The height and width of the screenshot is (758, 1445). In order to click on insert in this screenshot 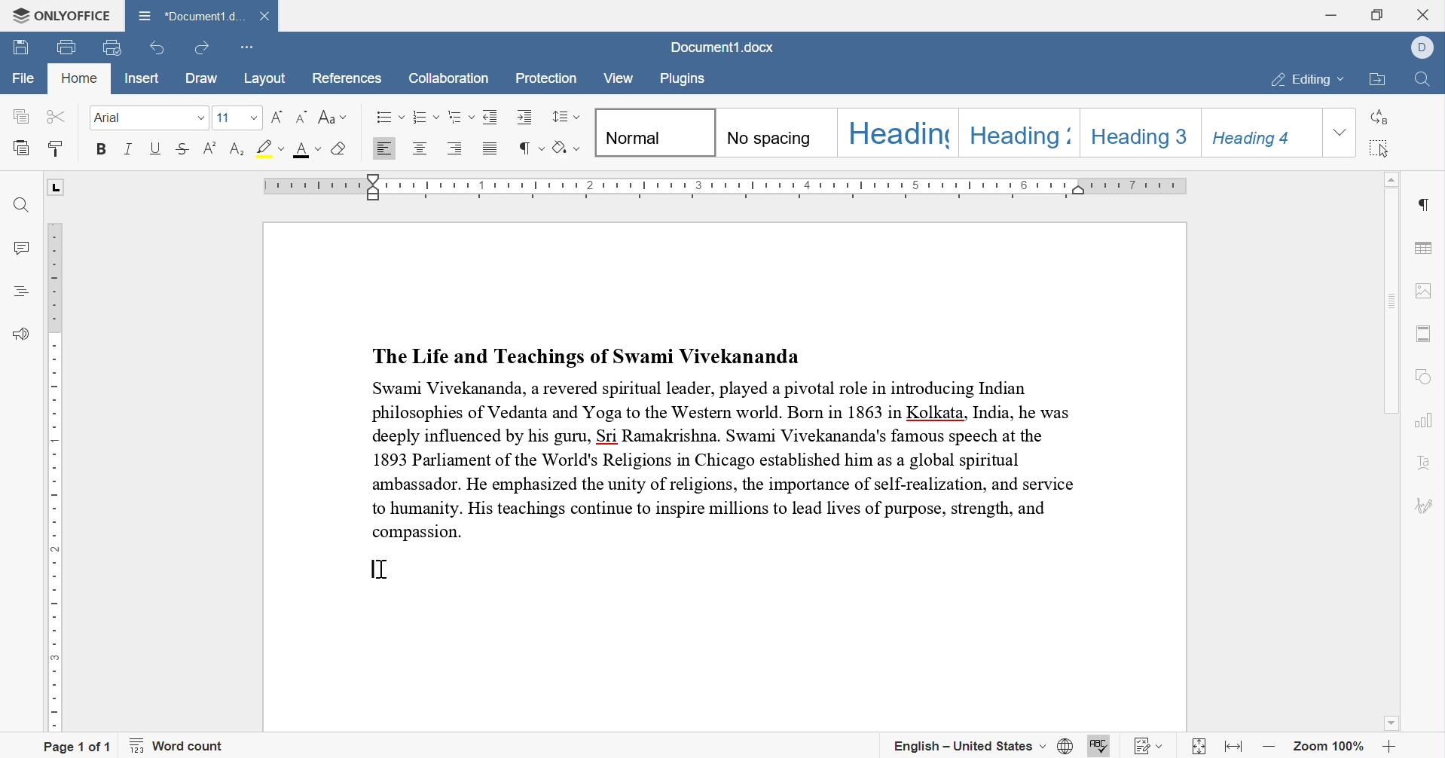, I will do `click(144, 78)`.